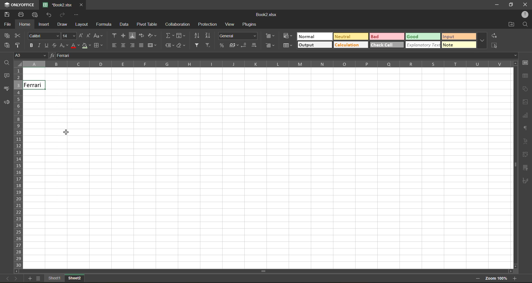 The width and height of the screenshot is (532, 283). I want to click on delete cells, so click(272, 46).